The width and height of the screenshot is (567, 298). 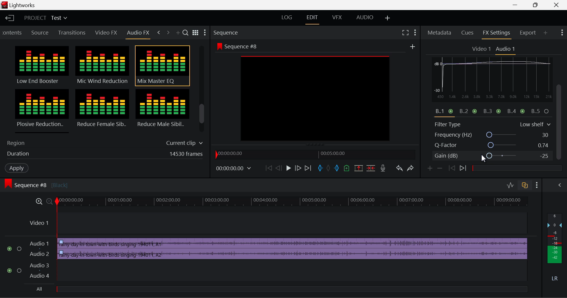 I want to click on Next keyframe, so click(x=464, y=168).